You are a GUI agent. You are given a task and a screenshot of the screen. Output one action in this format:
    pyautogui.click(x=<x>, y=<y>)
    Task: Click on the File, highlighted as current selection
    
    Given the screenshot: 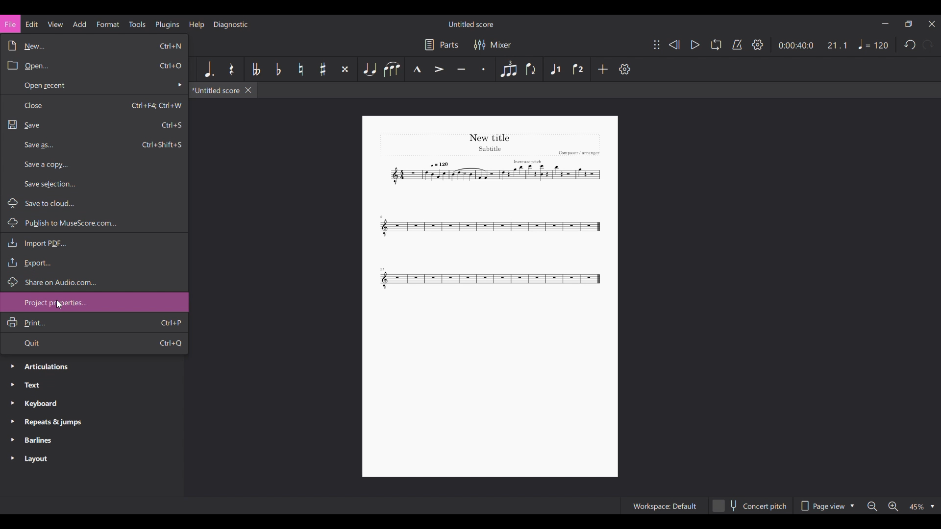 What is the action you would take?
    pyautogui.click(x=11, y=24)
    